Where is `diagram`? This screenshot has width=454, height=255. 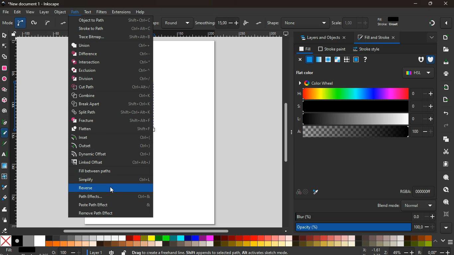
diagram is located at coordinates (432, 24).